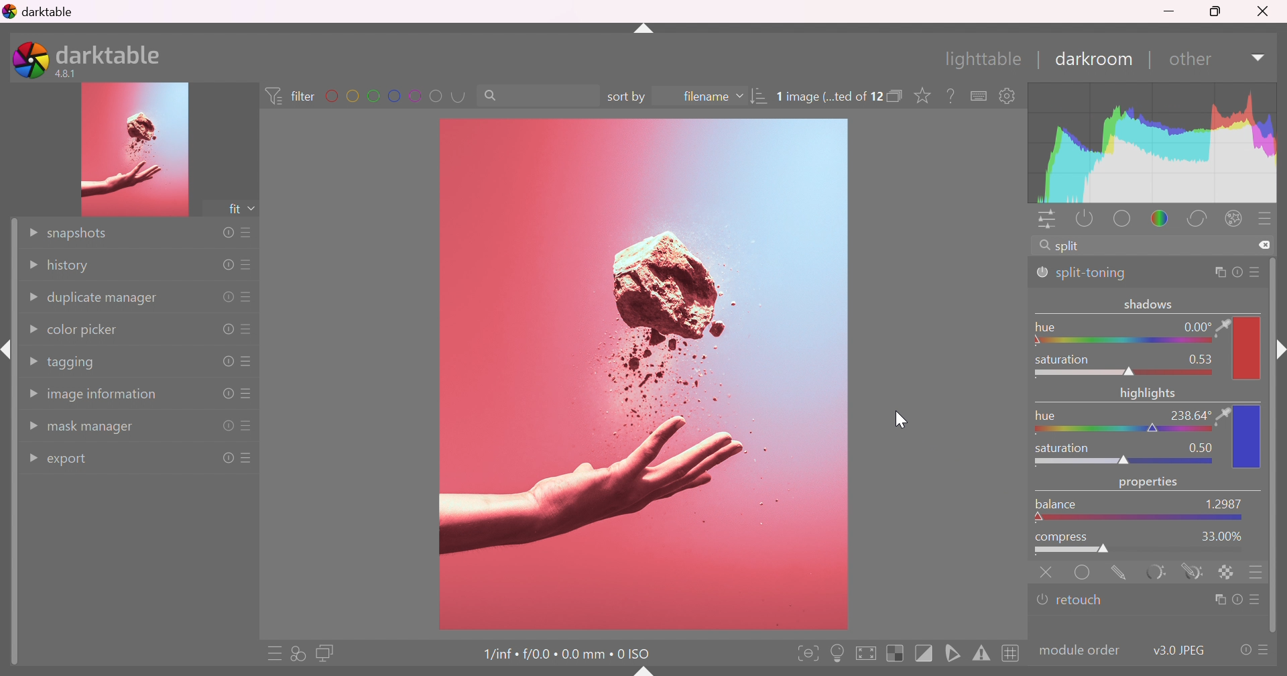 This screenshot has width=1287, height=676. Describe the element at coordinates (107, 298) in the screenshot. I see `duplicate manager` at that location.